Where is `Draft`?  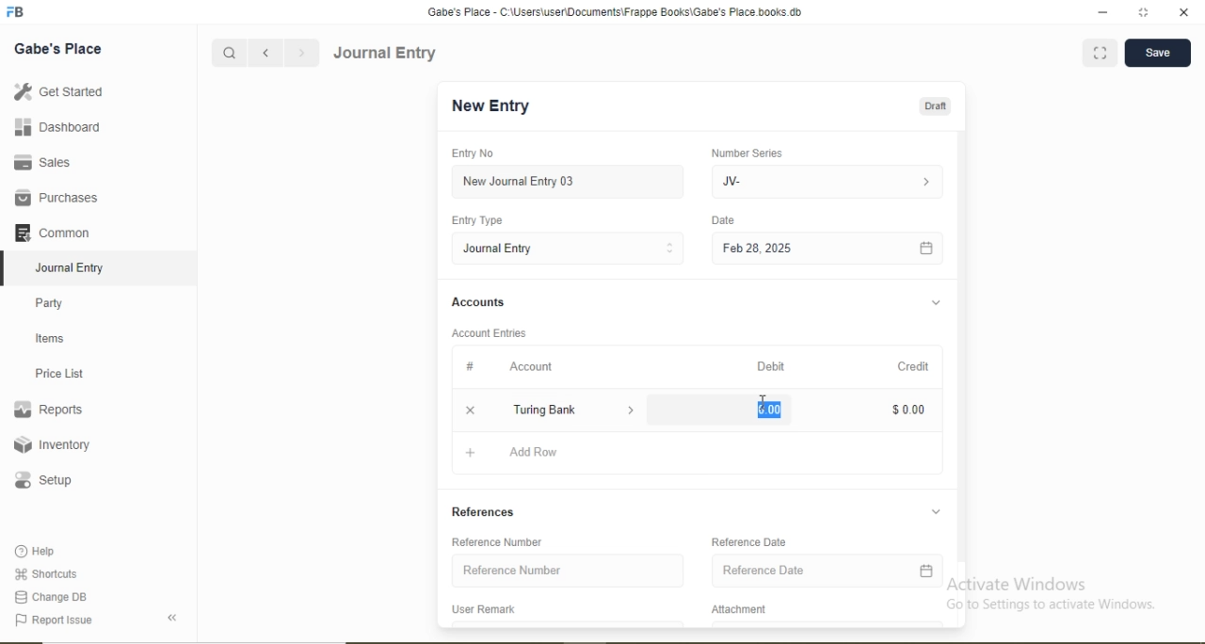
Draft is located at coordinates (935, 107).